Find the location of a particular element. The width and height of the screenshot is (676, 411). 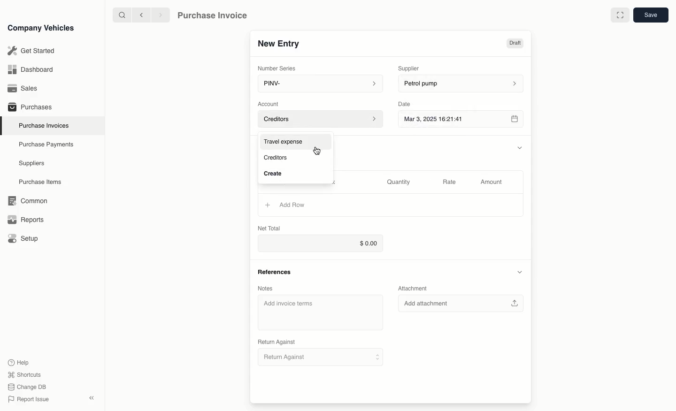

Attachment is located at coordinates (416, 288).